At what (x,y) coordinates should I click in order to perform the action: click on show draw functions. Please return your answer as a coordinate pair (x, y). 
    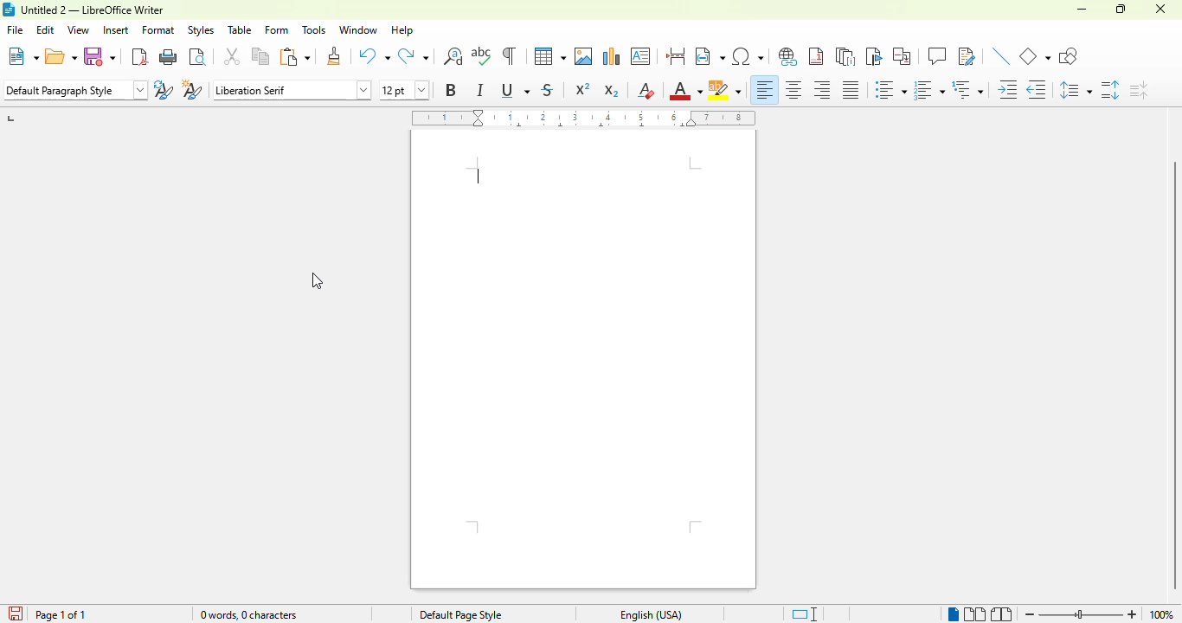
    Looking at the image, I should click on (1069, 56).